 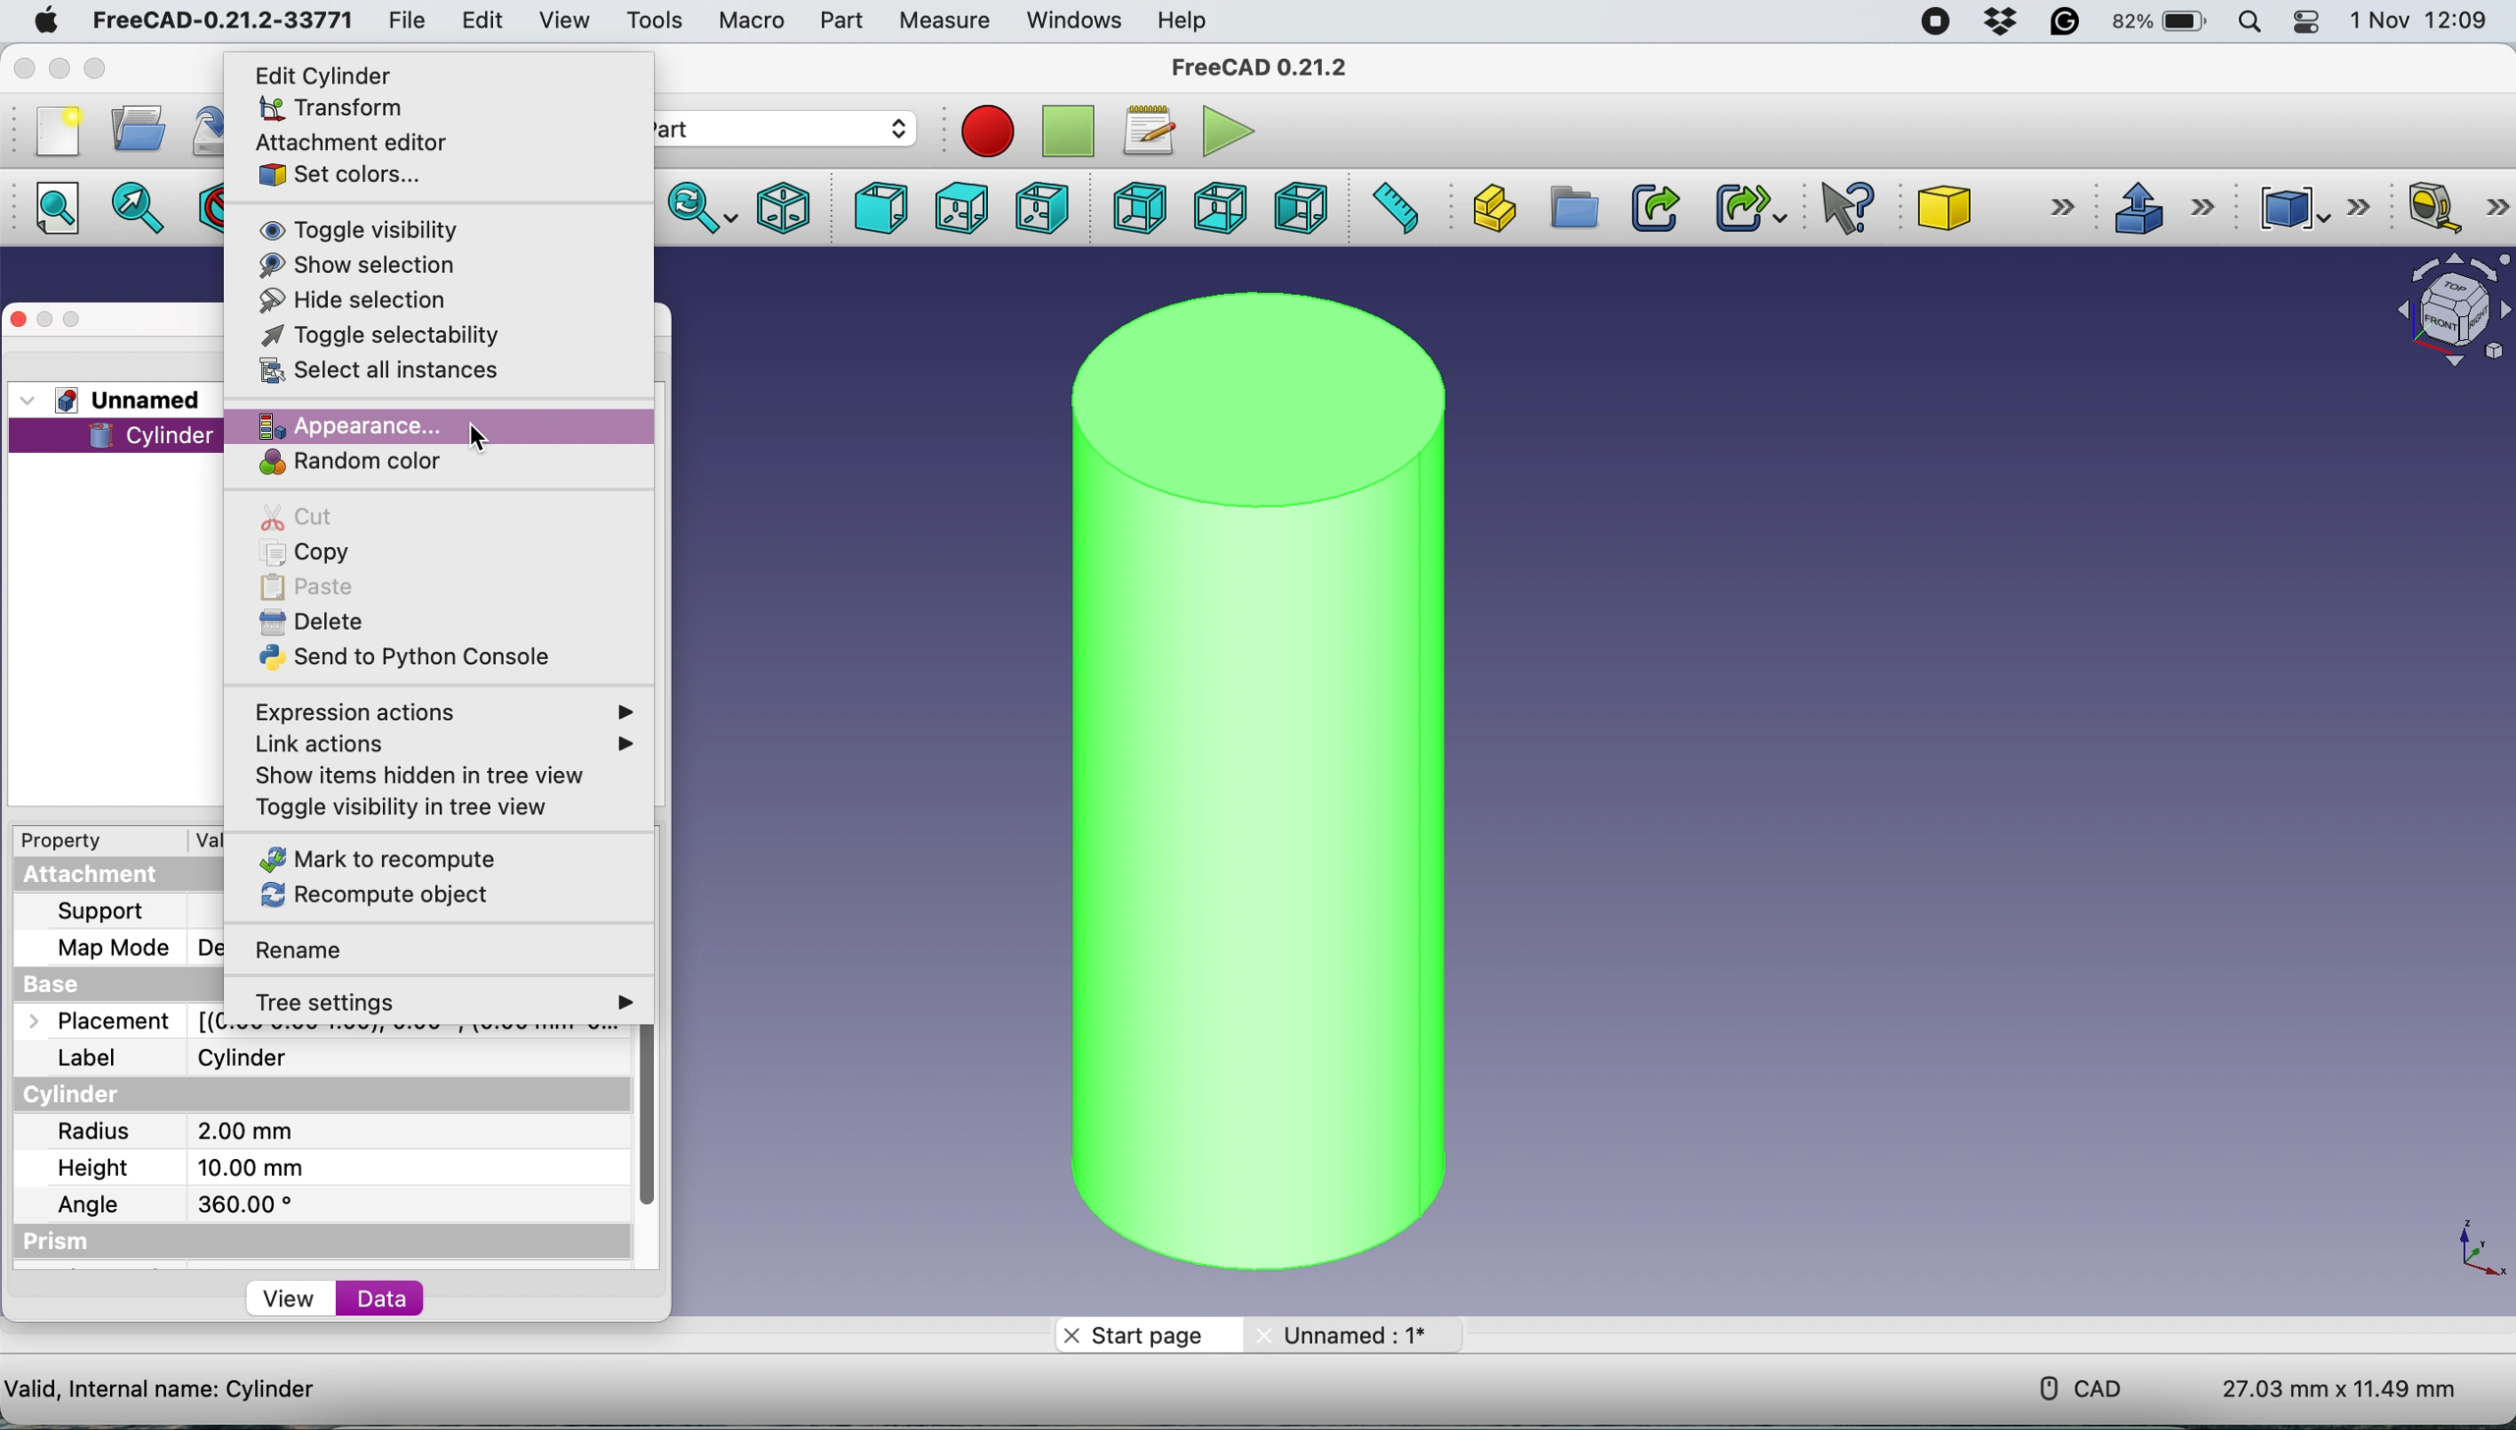 I want to click on system logo, so click(x=48, y=22).